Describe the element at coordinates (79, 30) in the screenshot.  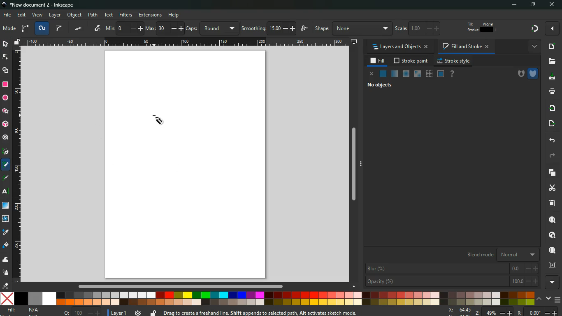
I see `dots` at that location.